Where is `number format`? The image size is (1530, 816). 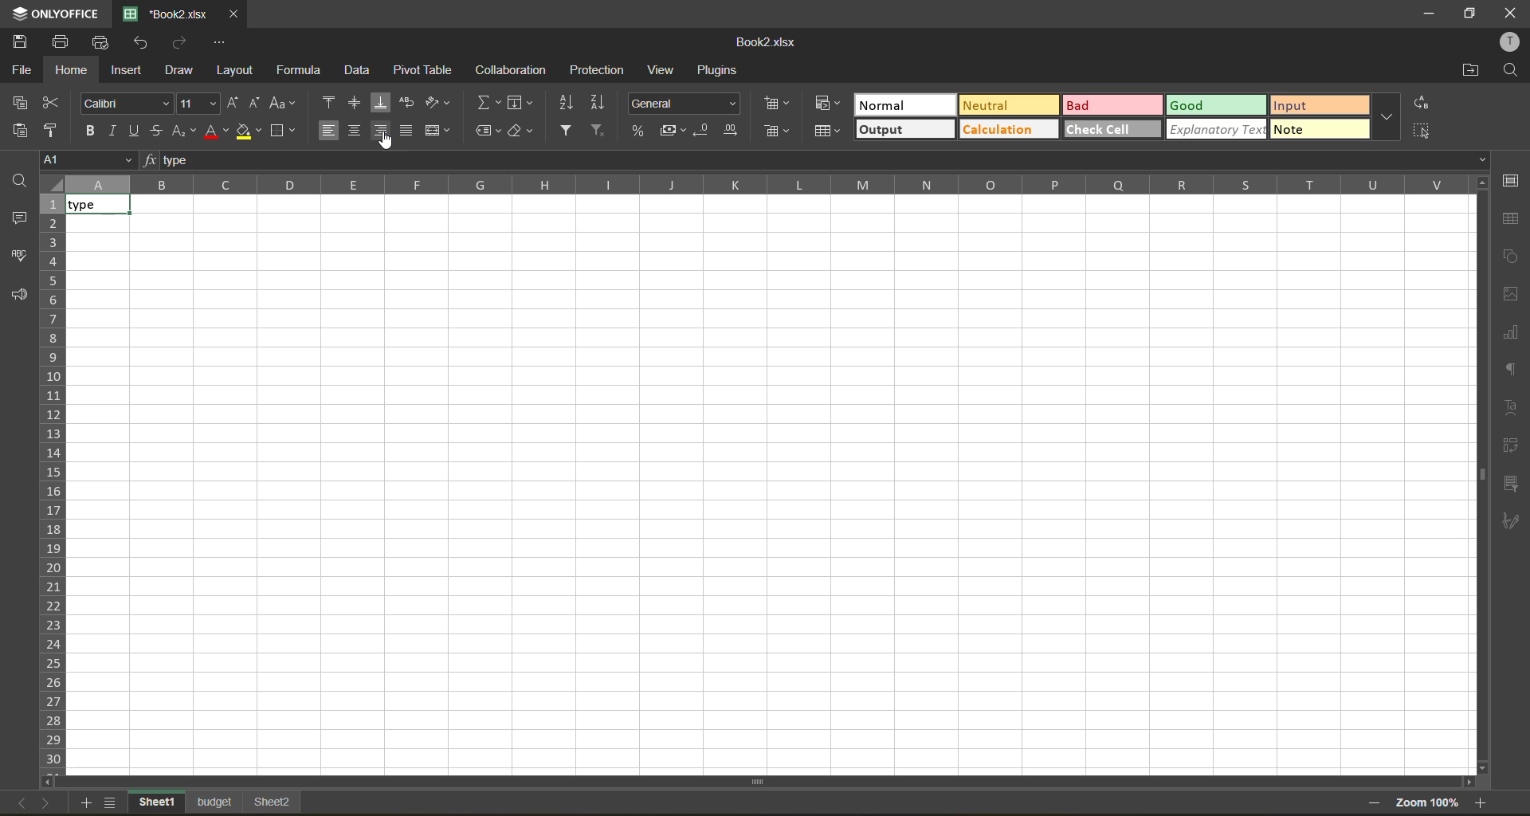
number format is located at coordinates (687, 105).